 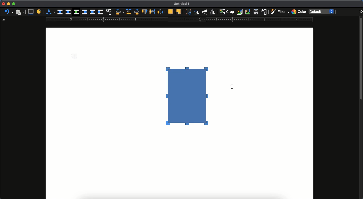 I want to click on minimize, so click(x=8, y=4).